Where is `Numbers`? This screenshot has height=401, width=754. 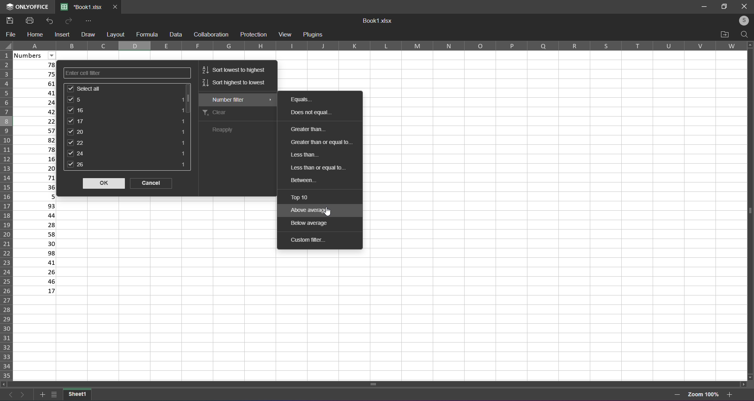
Numbers is located at coordinates (35, 55).